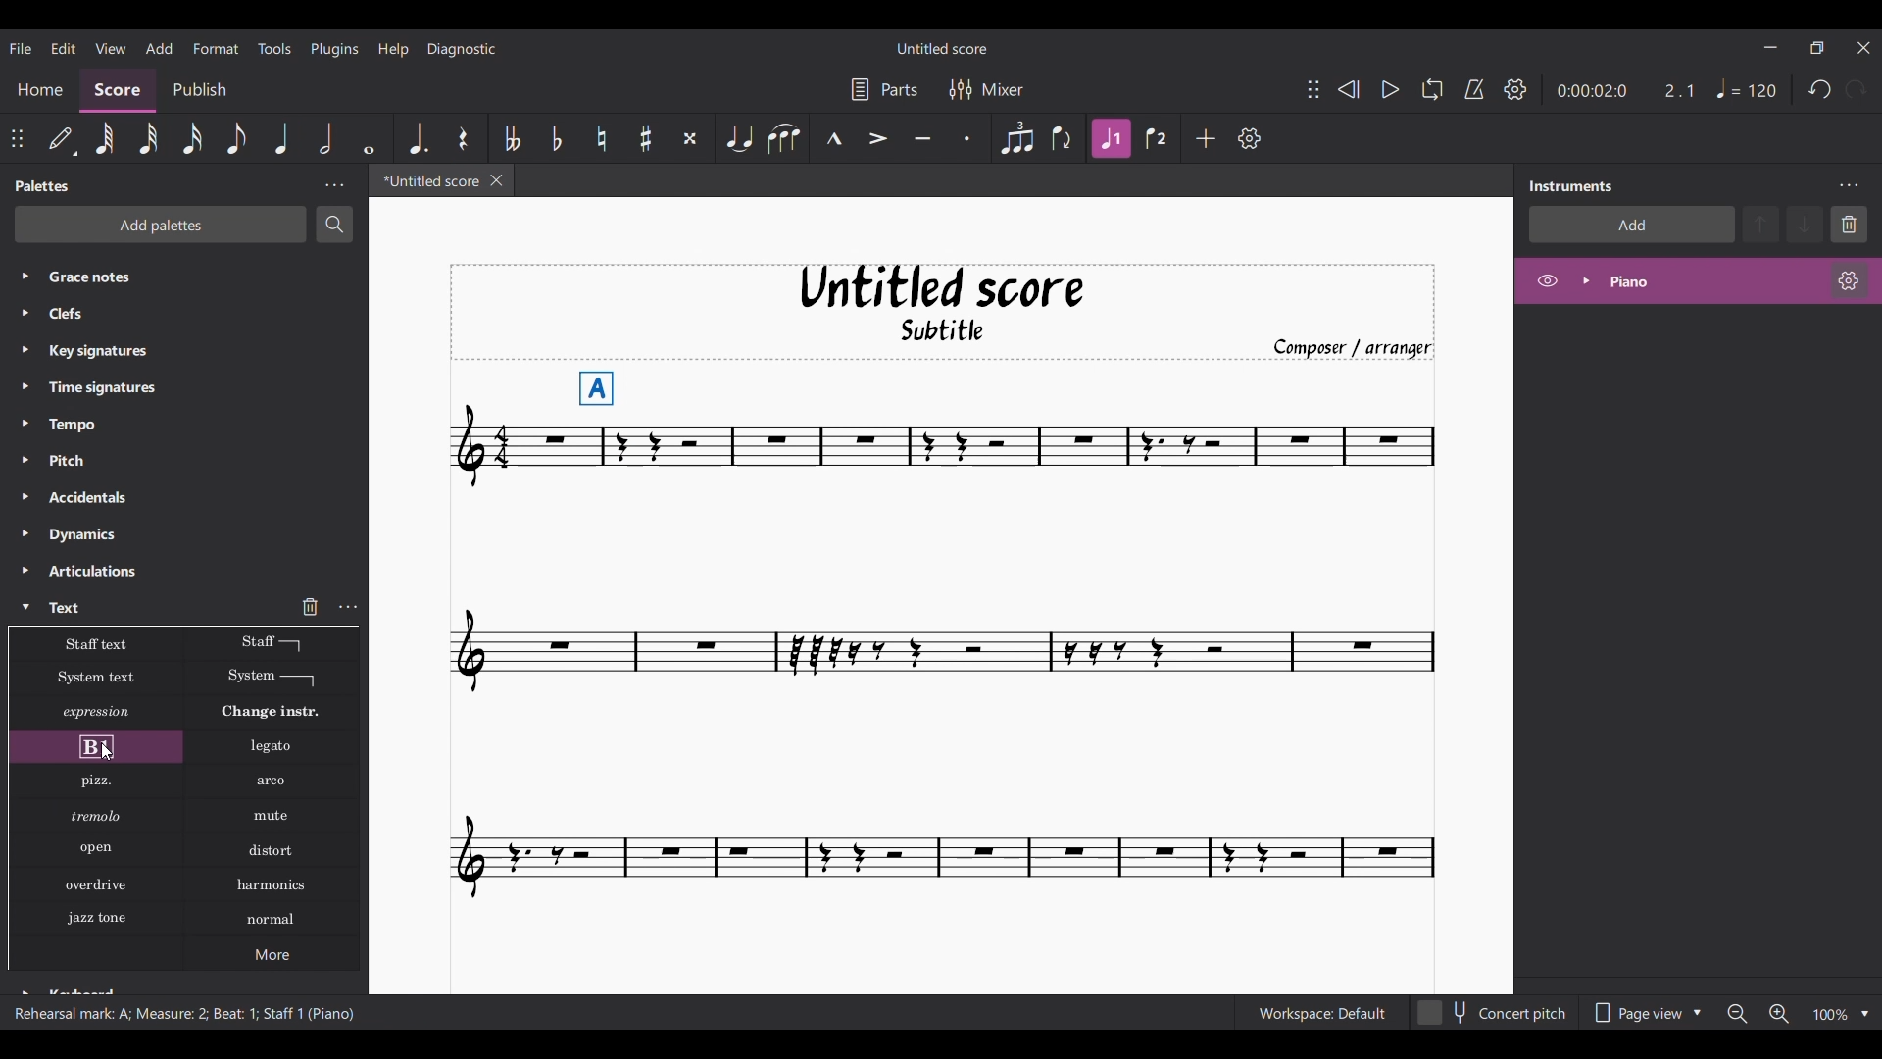  I want to click on View menu, so click(112, 49).